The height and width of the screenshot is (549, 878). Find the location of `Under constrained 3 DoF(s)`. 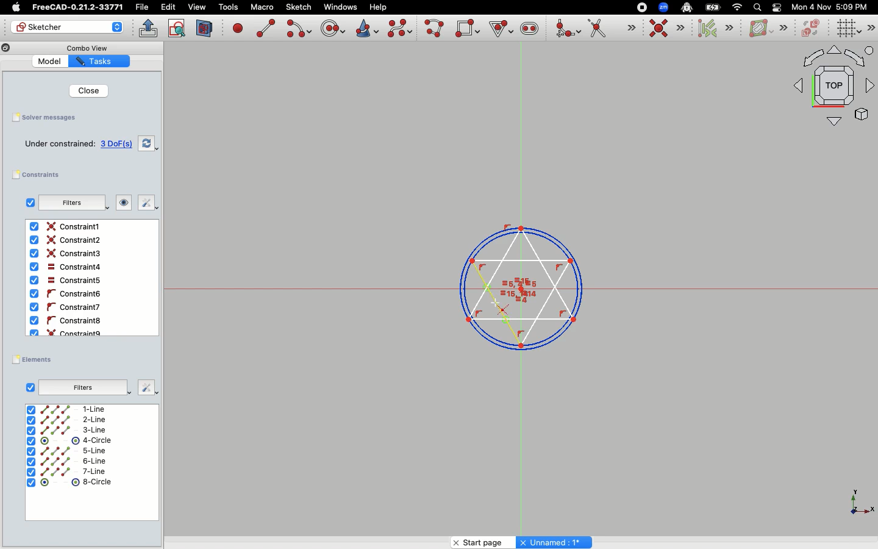

Under constrained 3 DoF(s) is located at coordinates (79, 144).